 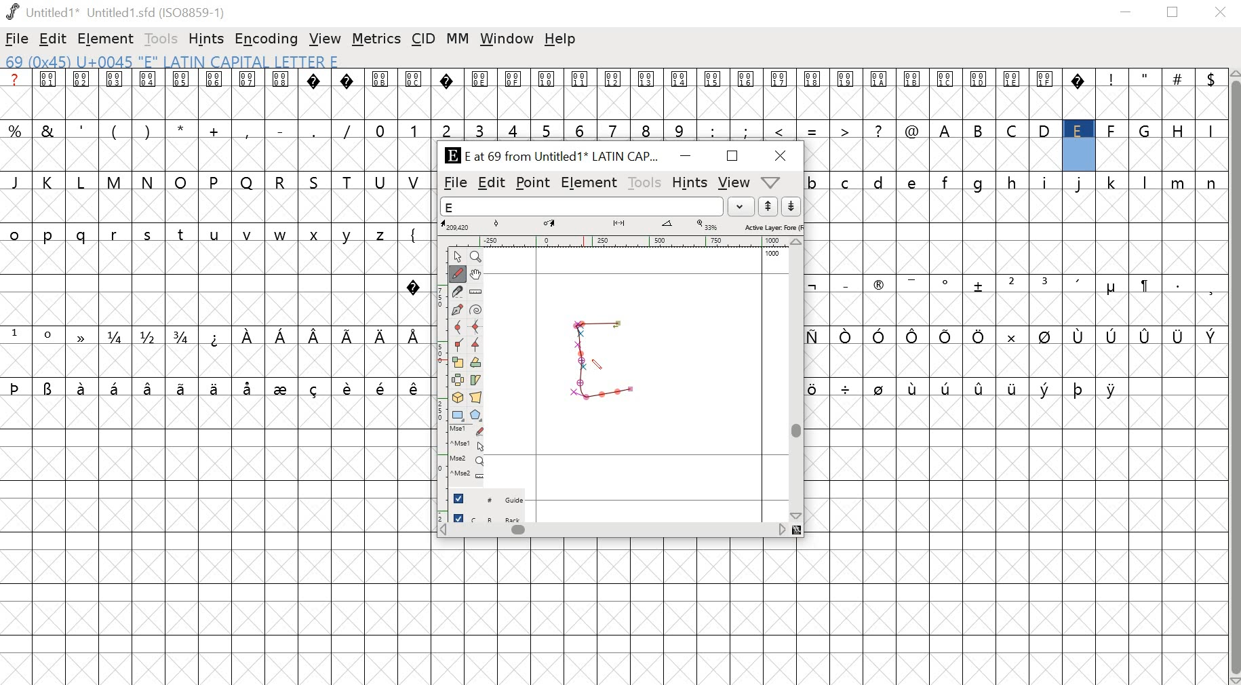 What do you see at coordinates (326, 39) in the screenshot?
I see `view` at bounding box center [326, 39].